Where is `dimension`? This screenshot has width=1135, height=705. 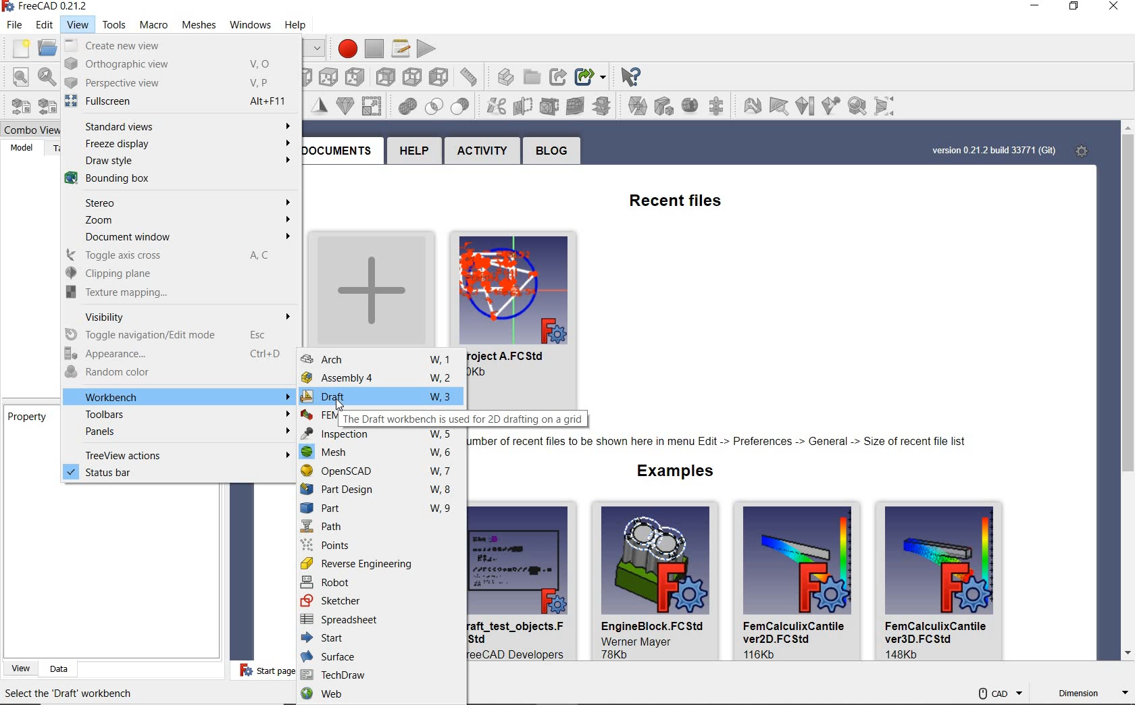
dimension is located at coordinates (1092, 694).